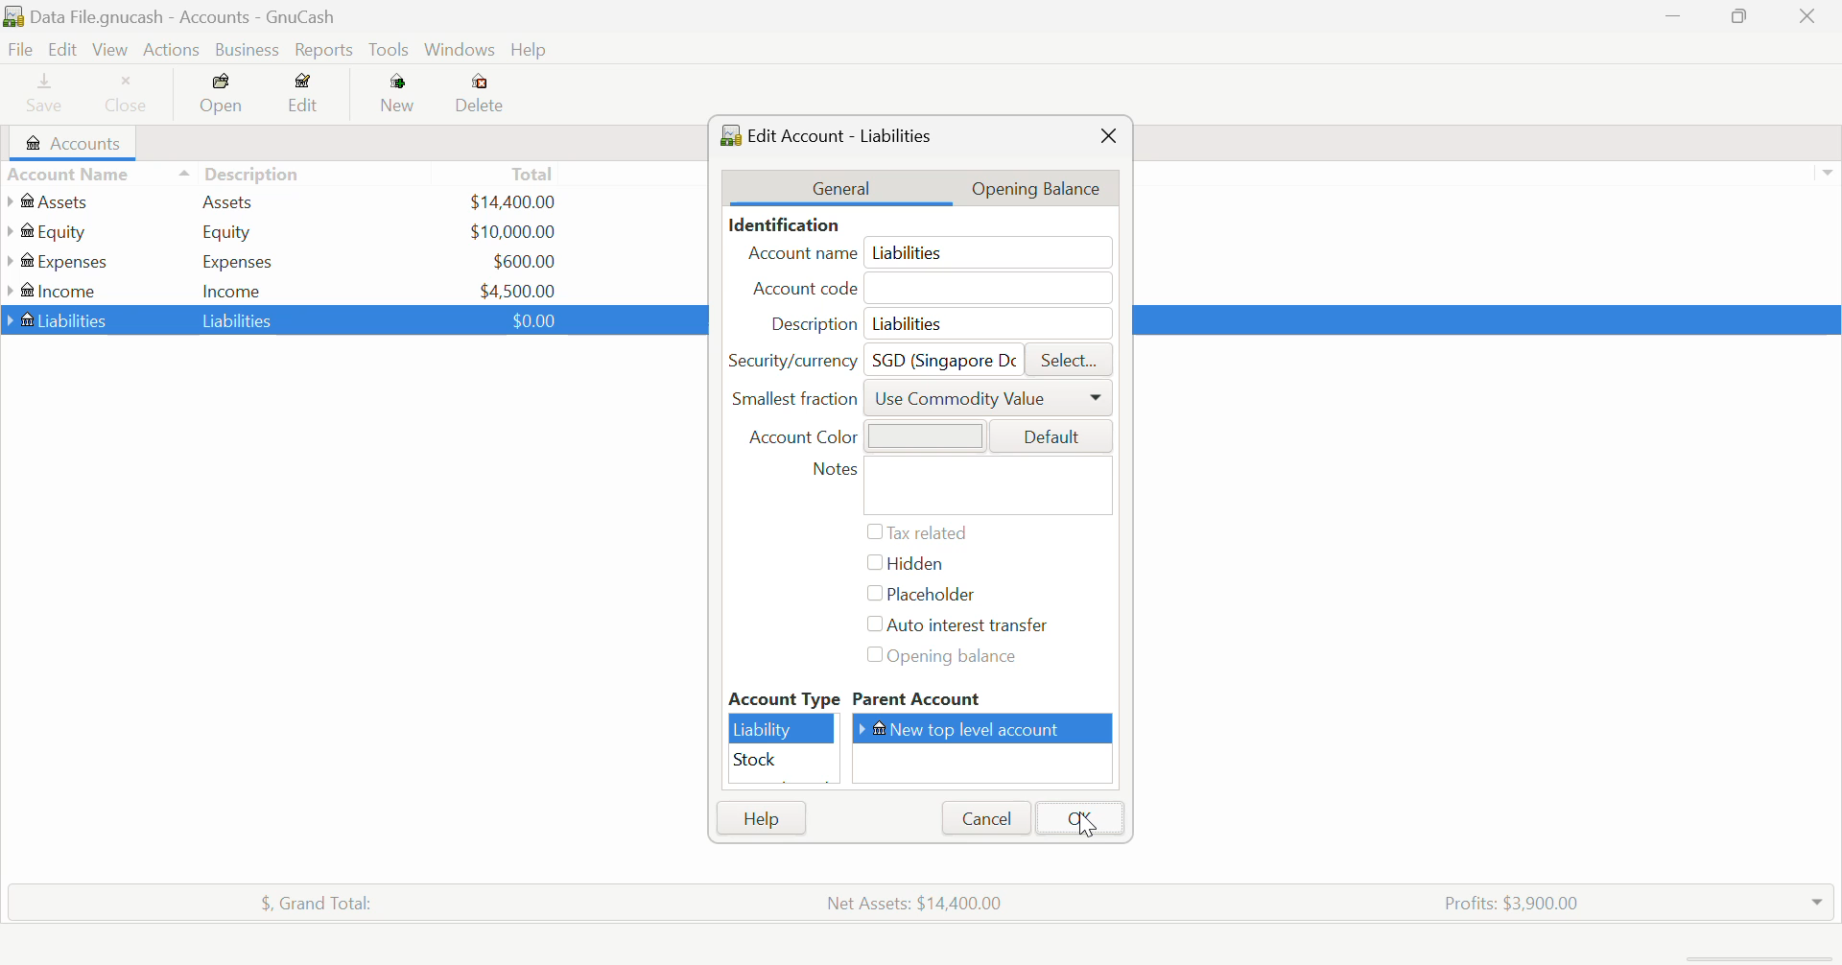  I want to click on Total, so click(306, 900).